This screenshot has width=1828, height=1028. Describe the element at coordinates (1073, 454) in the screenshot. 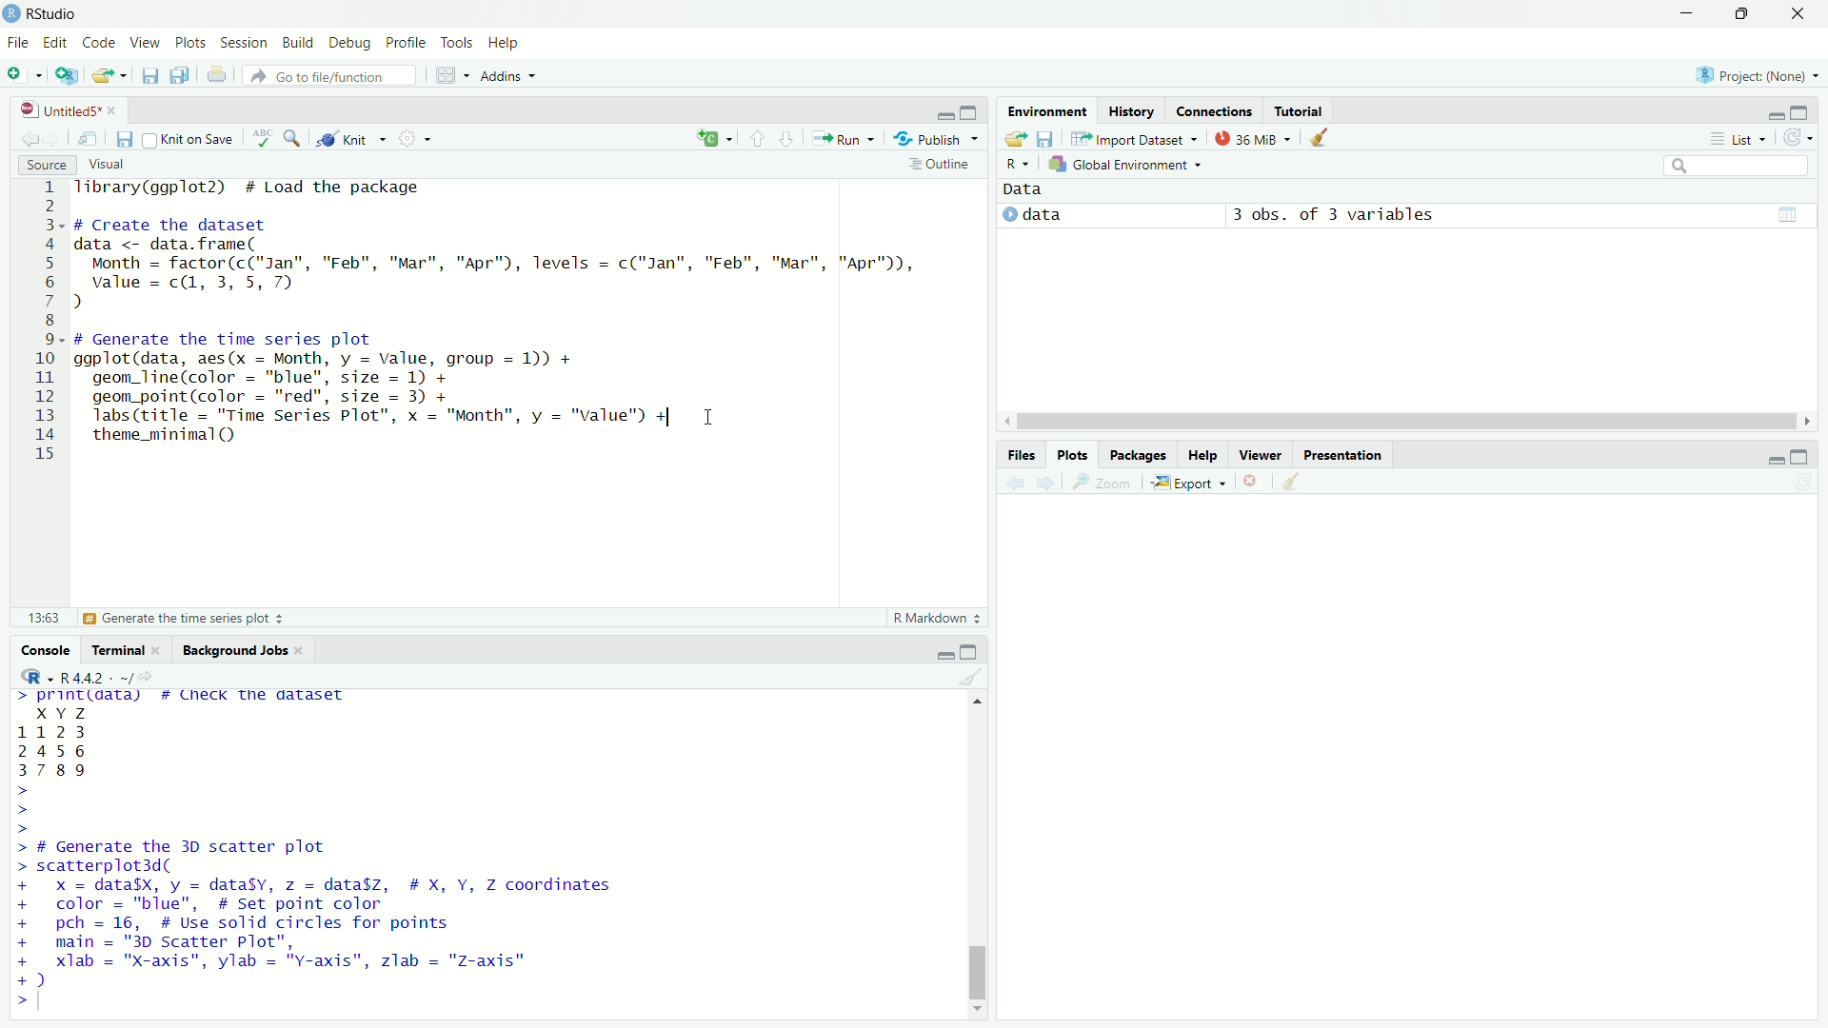

I see `plots` at that location.